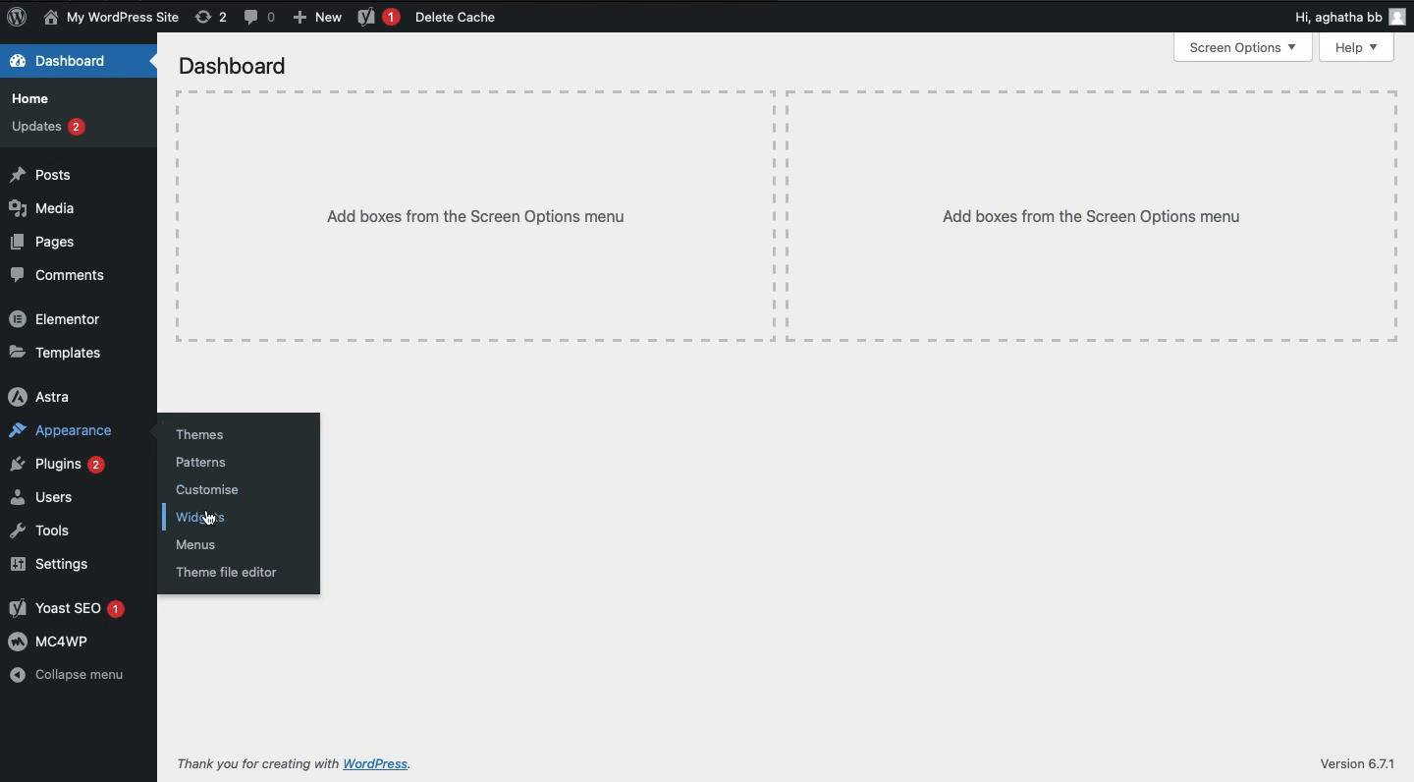 The height and width of the screenshot is (782, 1414). I want to click on logo, so click(21, 18).